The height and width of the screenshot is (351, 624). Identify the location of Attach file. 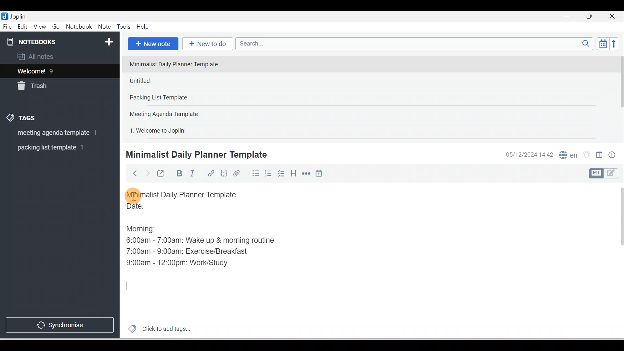
(238, 173).